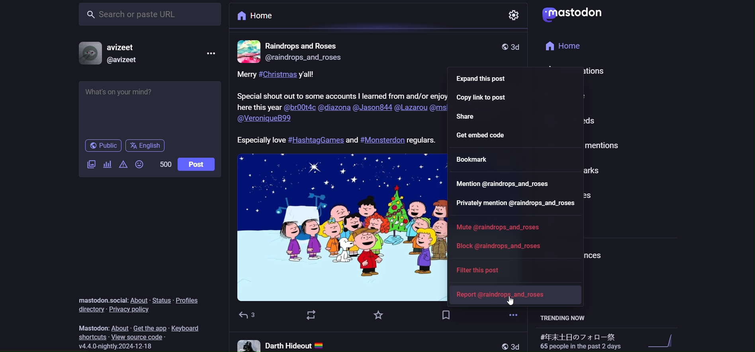 Image resolution: width=755 pixels, height=352 pixels. What do you see at coordinates (504, 294) in the screenshot?
I see `report` at bounding box center [504, 294].